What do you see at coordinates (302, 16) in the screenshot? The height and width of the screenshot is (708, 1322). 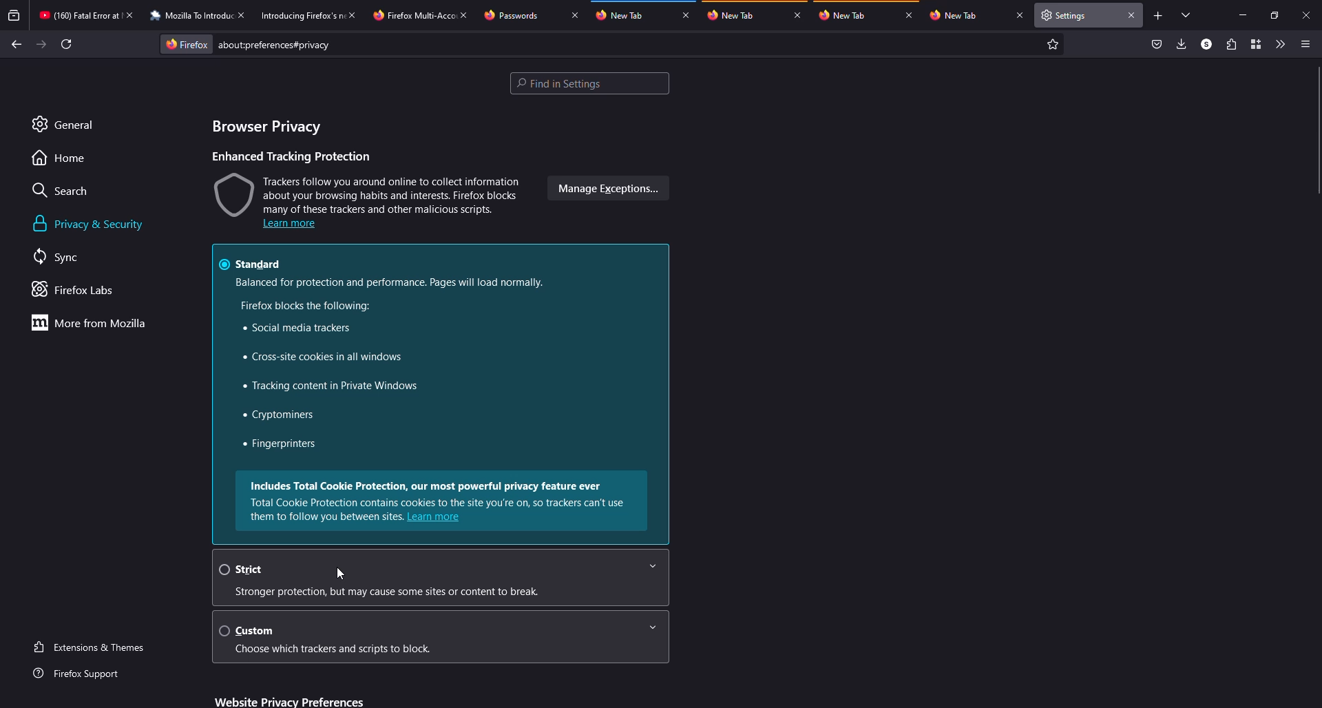 I see `tab` at bounding box center [302, 16].